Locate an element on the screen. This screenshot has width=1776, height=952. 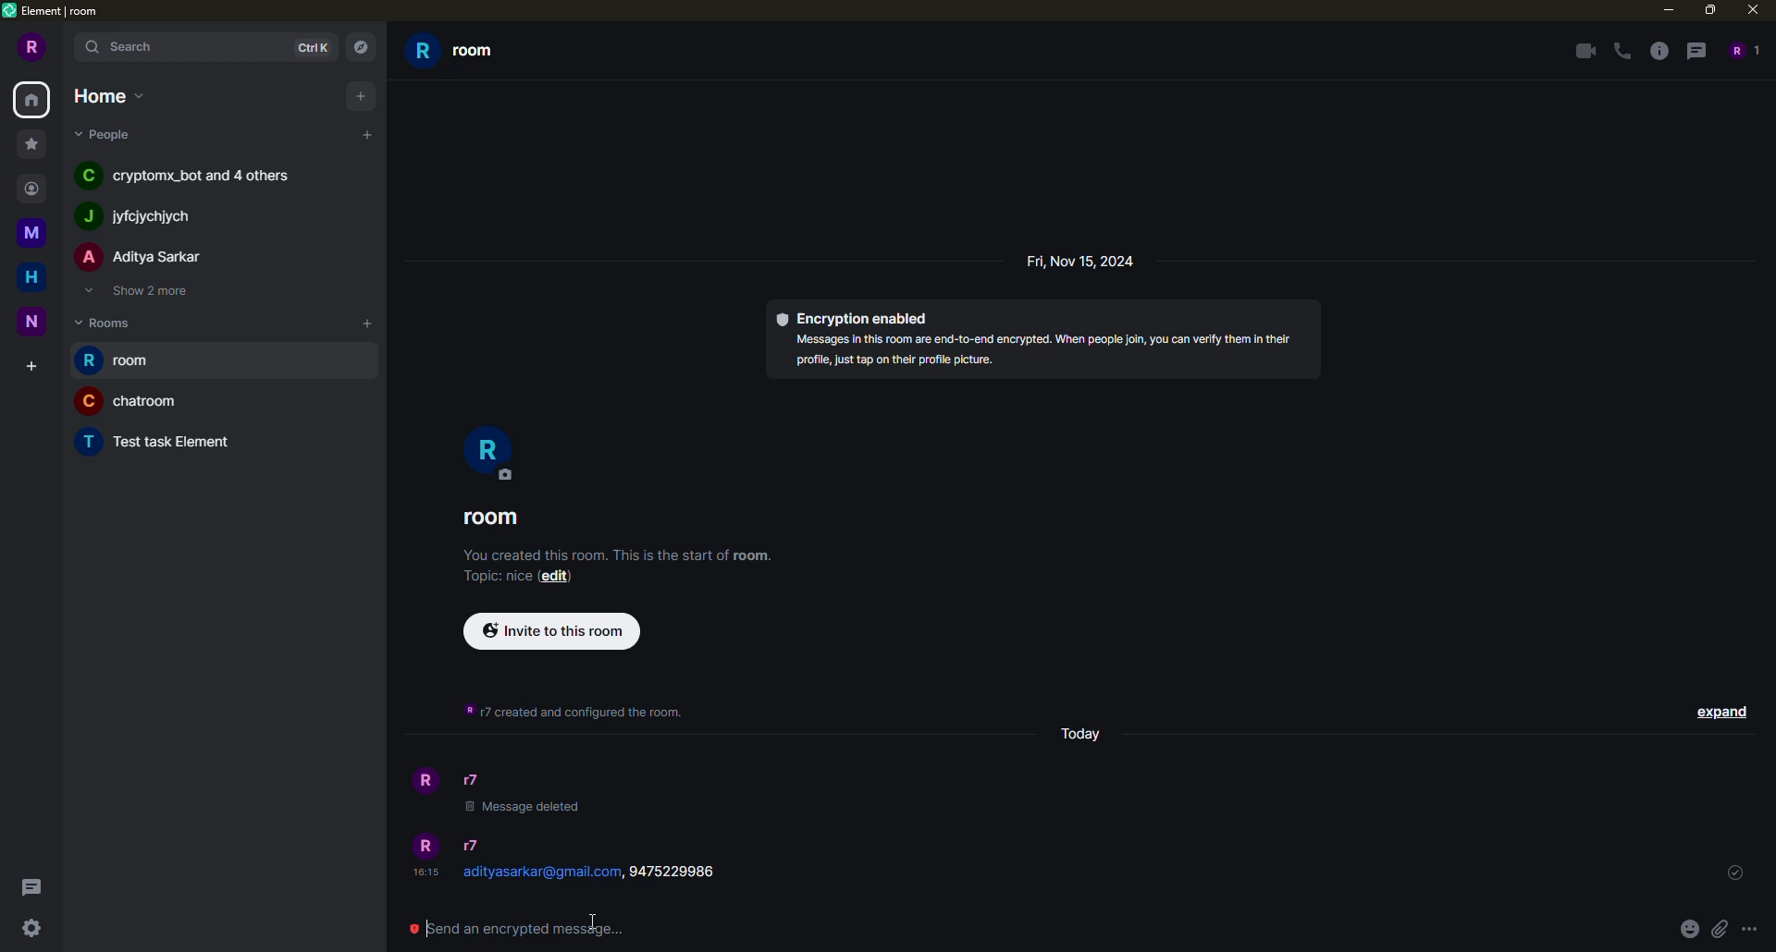
edit is located at coordinates (558, 578).